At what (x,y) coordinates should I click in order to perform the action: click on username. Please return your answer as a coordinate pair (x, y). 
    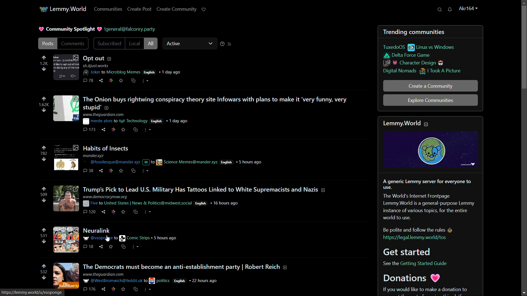
    Looking at the image, I should click on (469, 9).